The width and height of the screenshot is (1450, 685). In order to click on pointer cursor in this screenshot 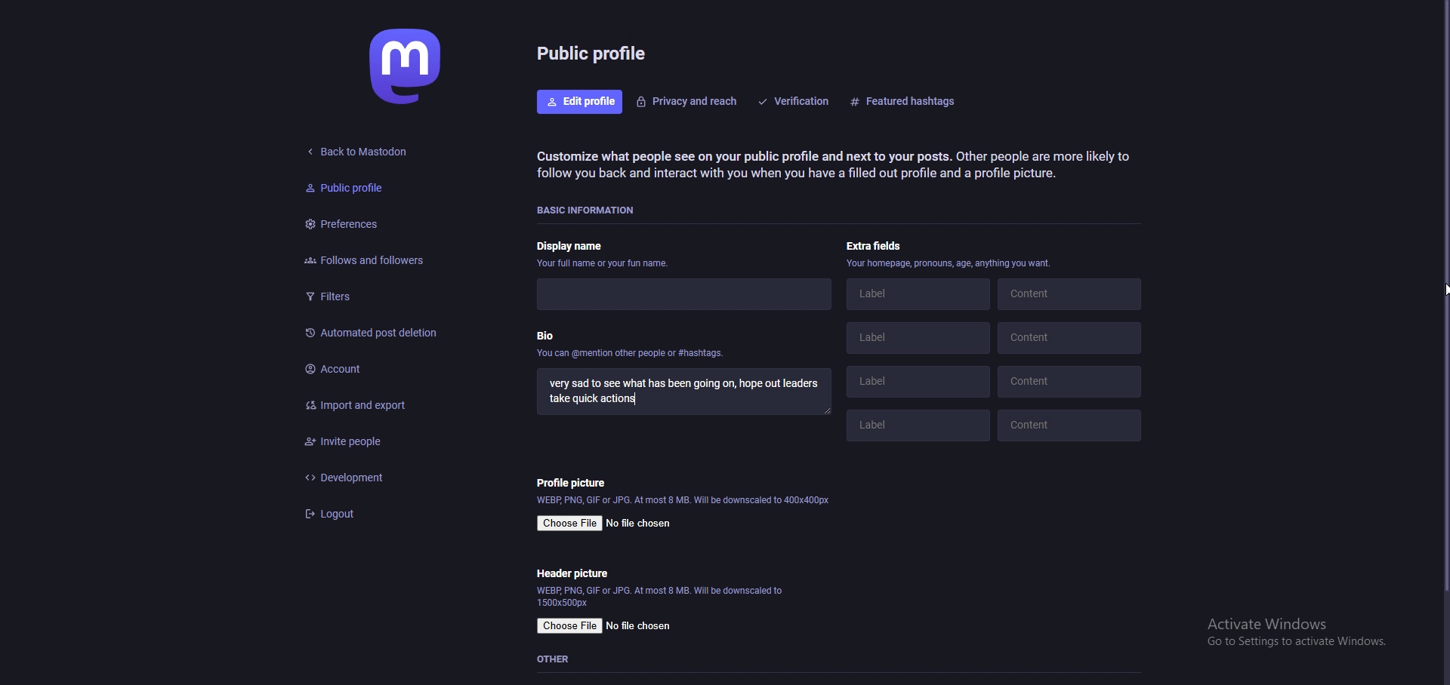, I will do `click(1441, 299)`.